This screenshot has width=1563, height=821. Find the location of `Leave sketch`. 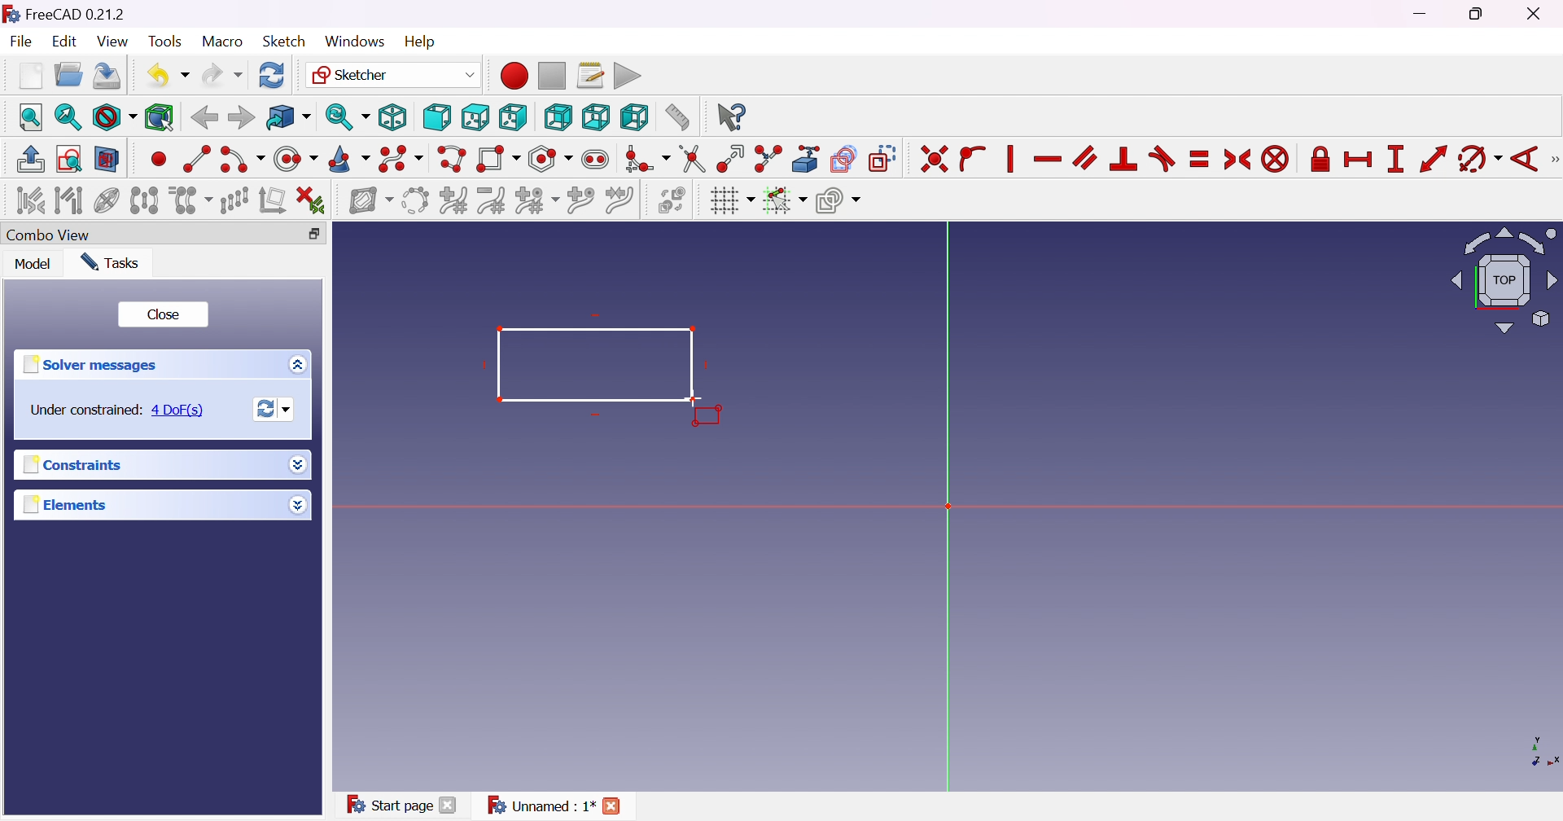

Leave sketch is located at coordinates (33, 160).